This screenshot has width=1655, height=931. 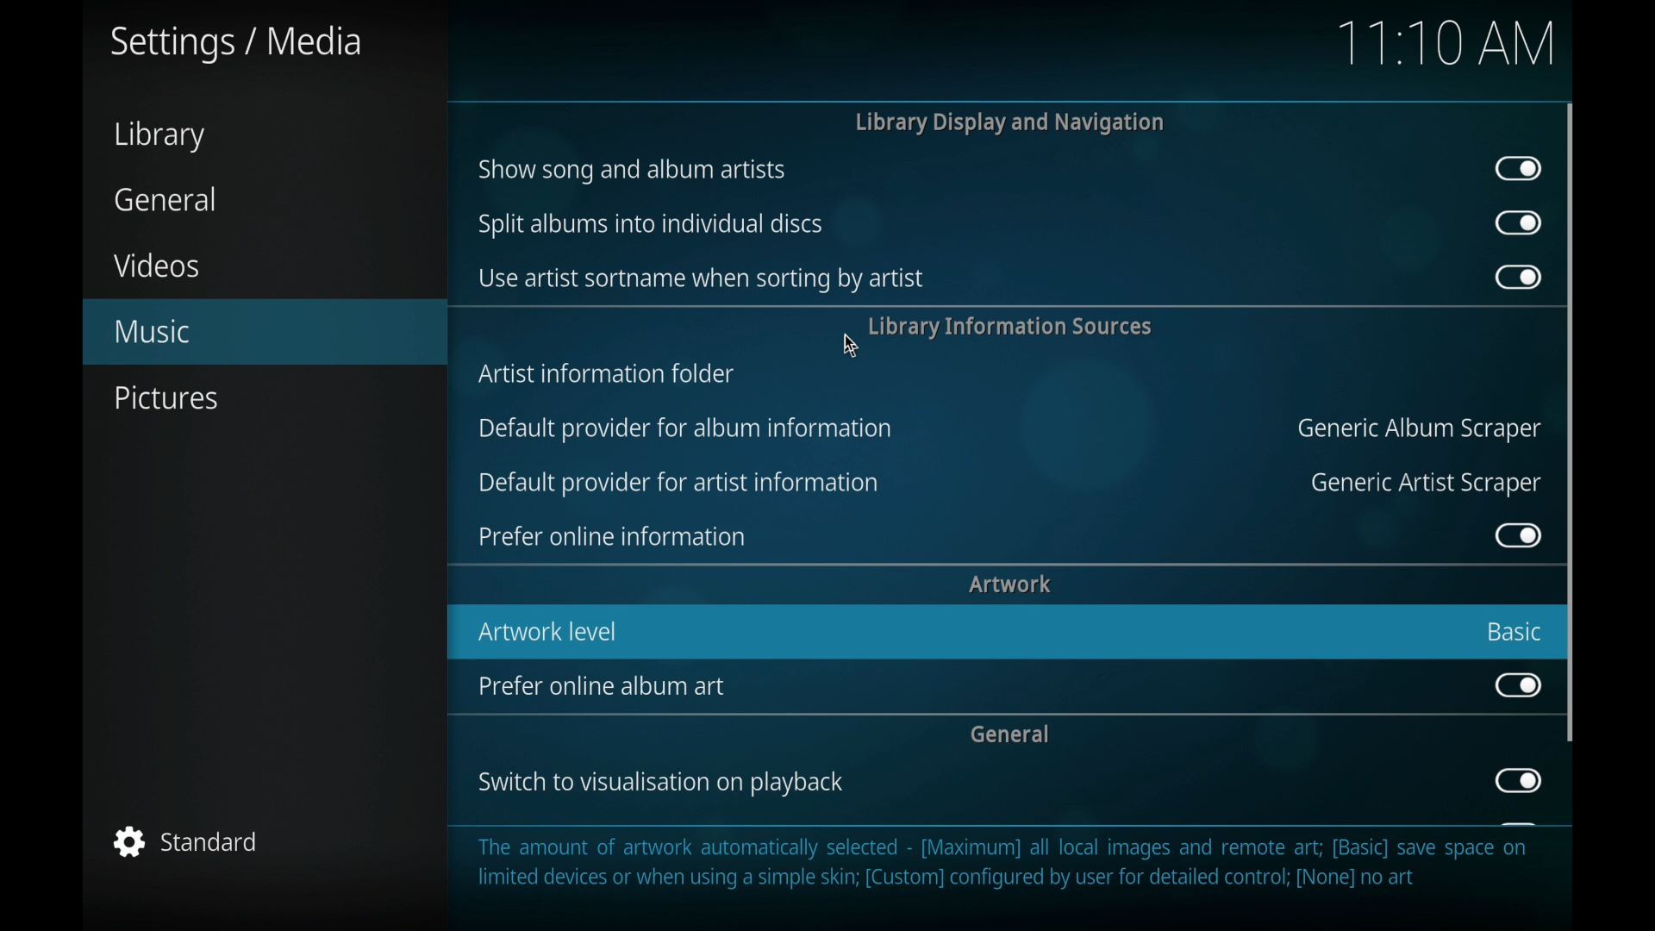 I want to click on time, so click(x=1445, y=44).